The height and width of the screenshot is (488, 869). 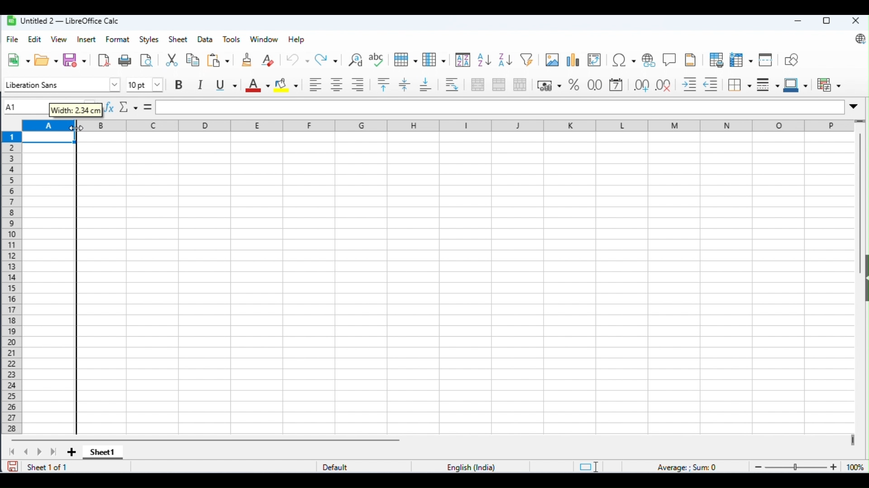 What do you see at coordinates (641, 84) in the screenshot?
I see `add decimal place` at bounding box center [641, 84].